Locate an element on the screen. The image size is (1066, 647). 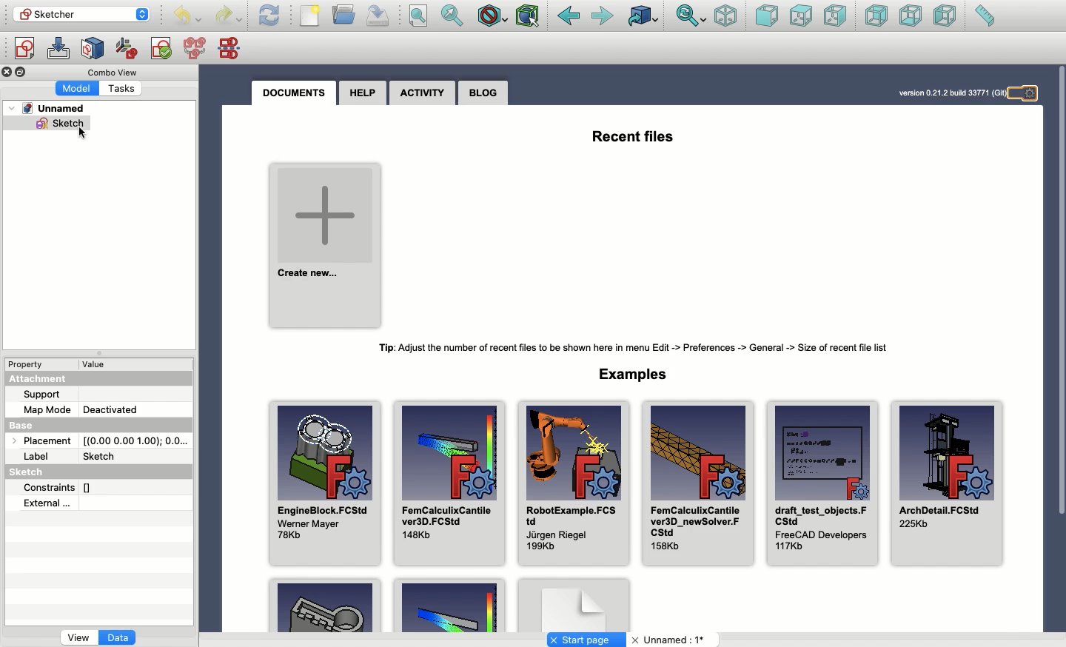
Fit all is located at coordinates (418, 16).